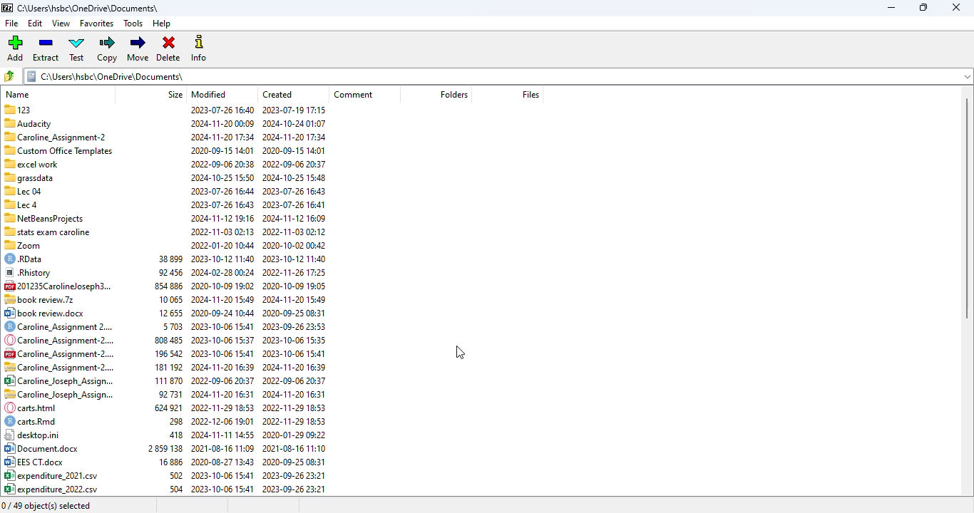 This screenshot has height=513, width=974. Describe the element at coordinates (44, 219) in the screenshot. I see `7 NetBeansProjects` at that location.